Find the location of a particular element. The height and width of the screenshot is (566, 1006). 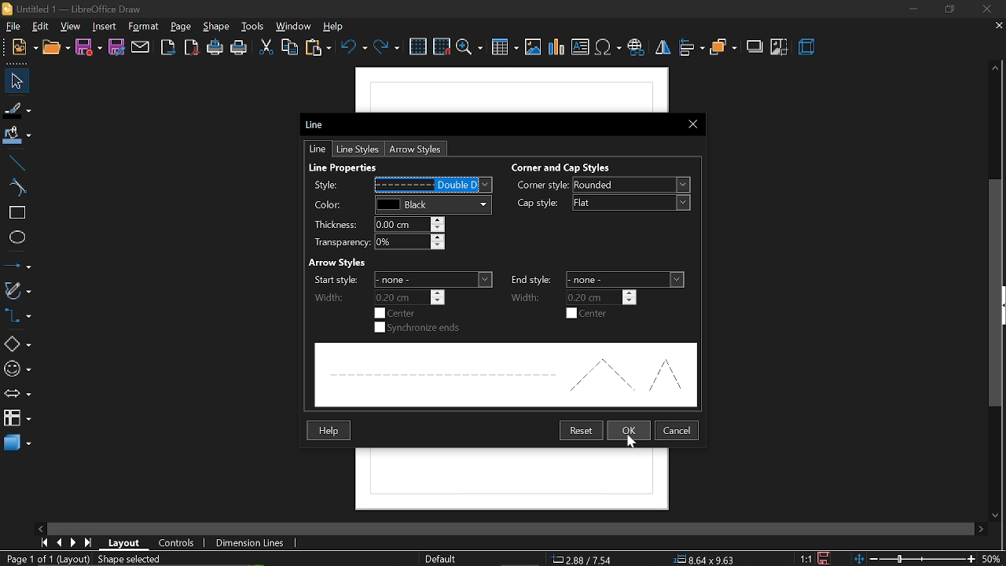

Arrow Styles is located at coordinates (346, 261).